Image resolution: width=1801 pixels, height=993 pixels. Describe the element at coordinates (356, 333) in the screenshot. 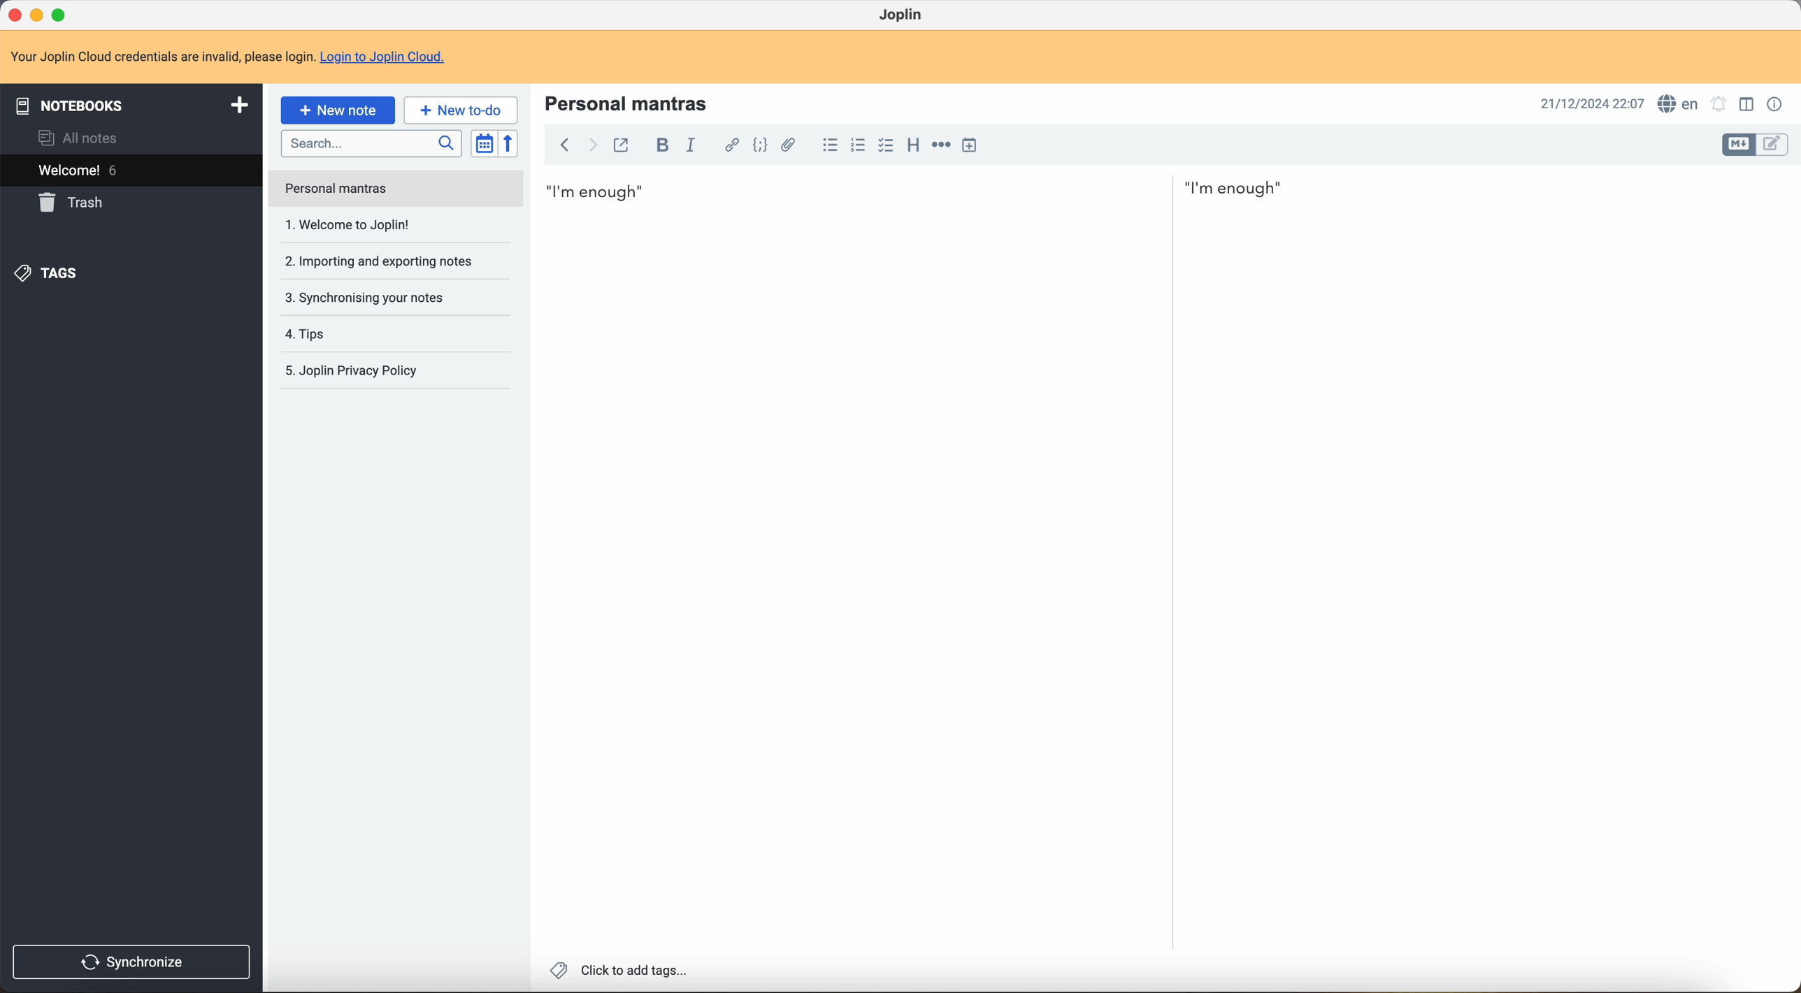

I see `Joplin privacy policy` at that location.